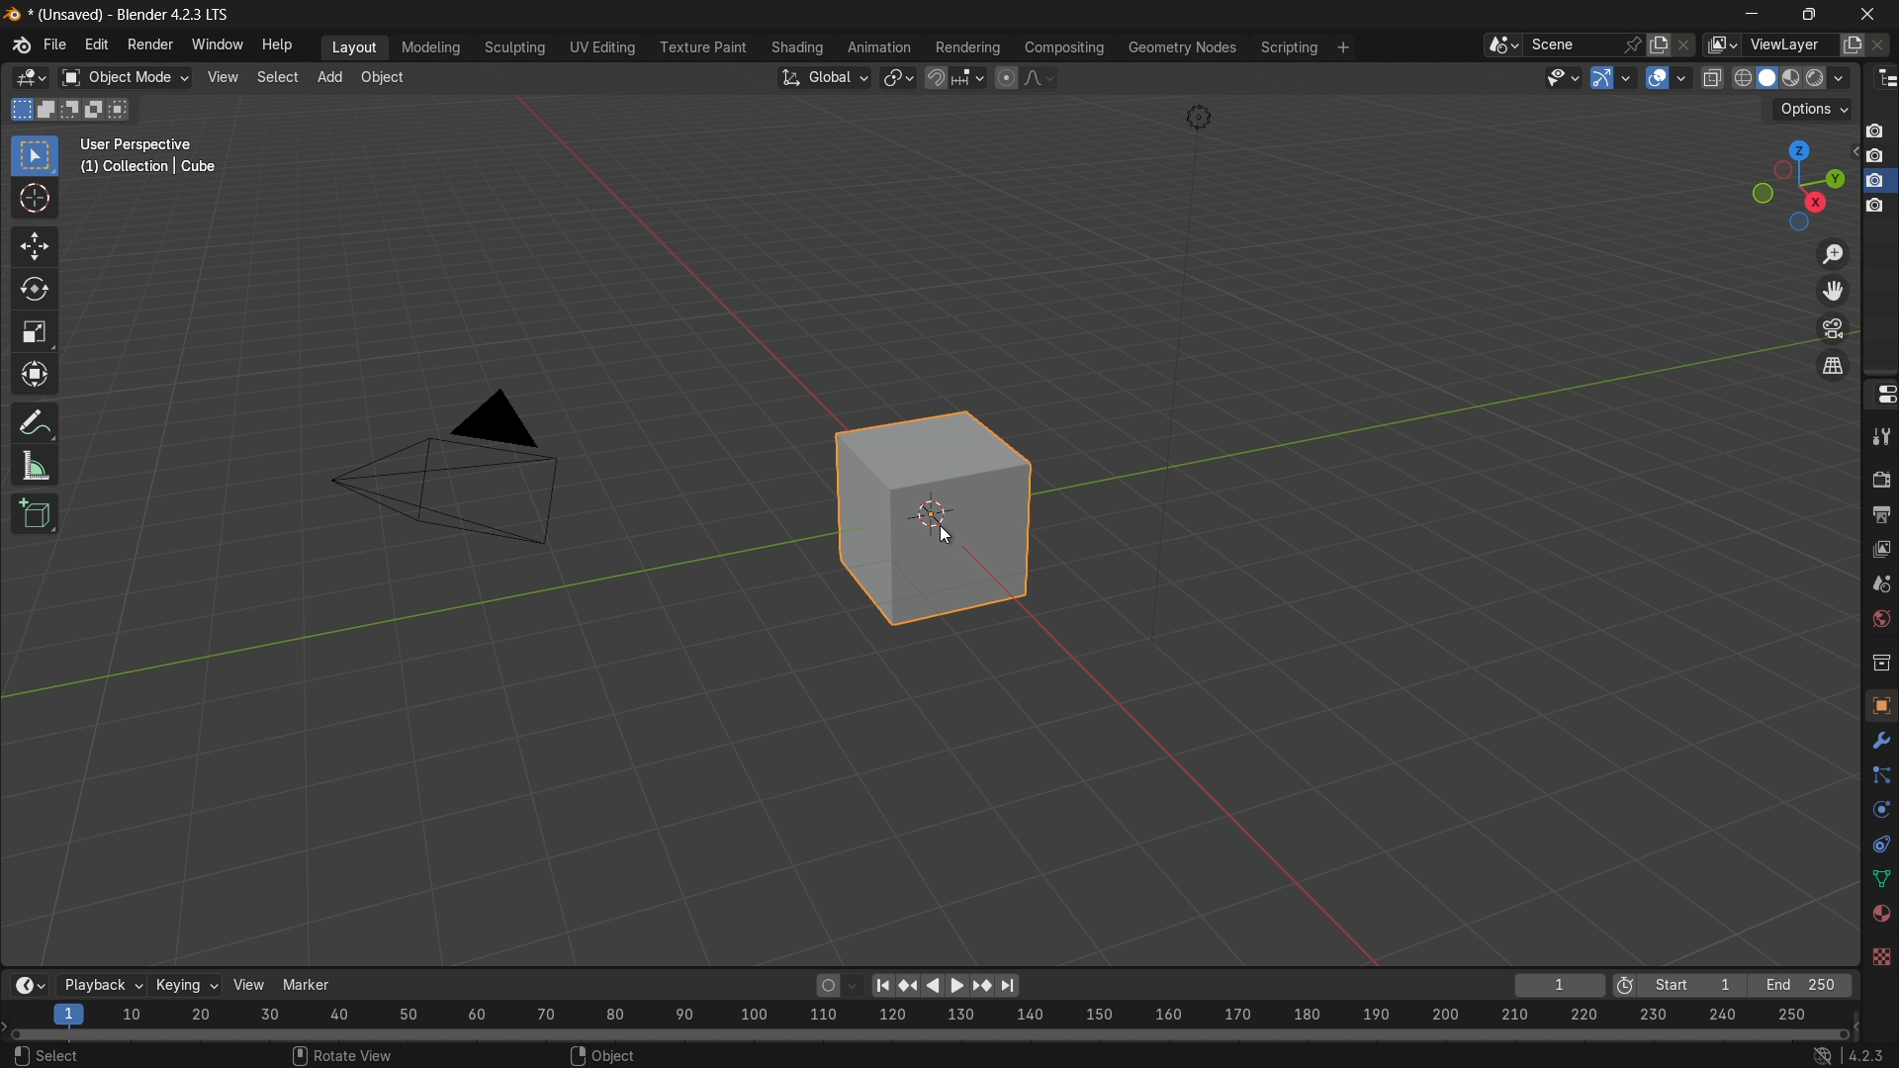 This screenshot has height=1068, width=1899. What do you see at coordinates (1854, 43) in the screenshot?
I see `add view layer` at bounding box center [1854, 43].